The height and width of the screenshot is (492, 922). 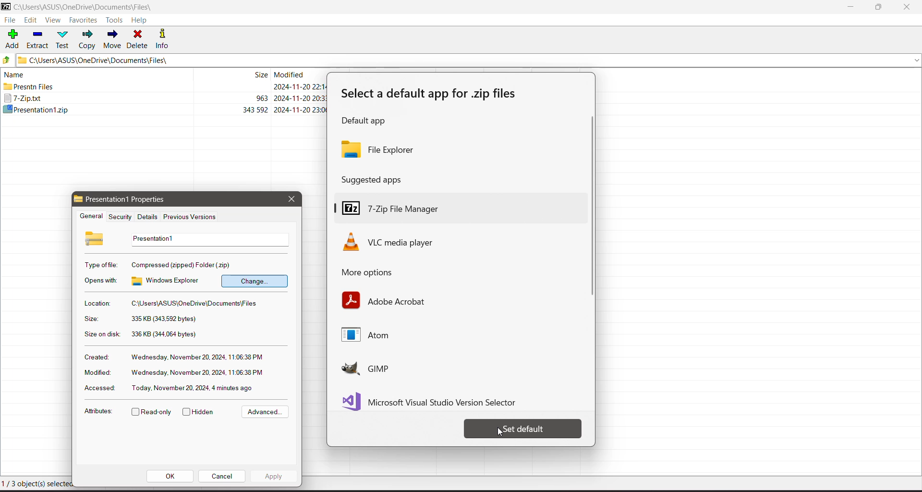 I want to click on Previous Versions, so click(x=190, y=218).